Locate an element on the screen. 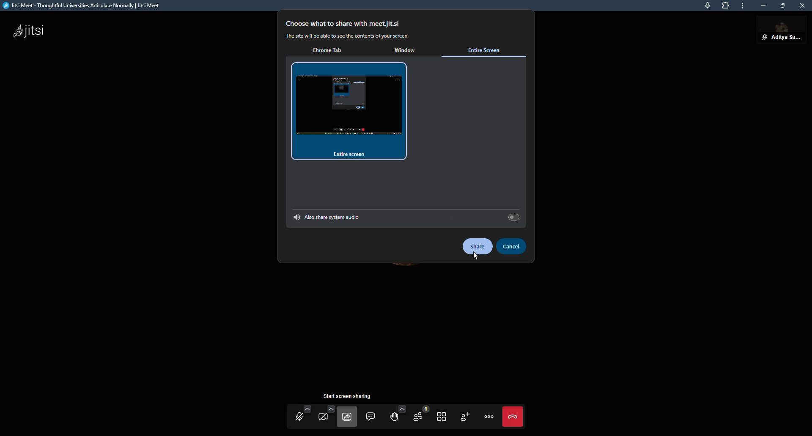  The site will be able to see the contents of your screen is located at coordinates (350, 36).